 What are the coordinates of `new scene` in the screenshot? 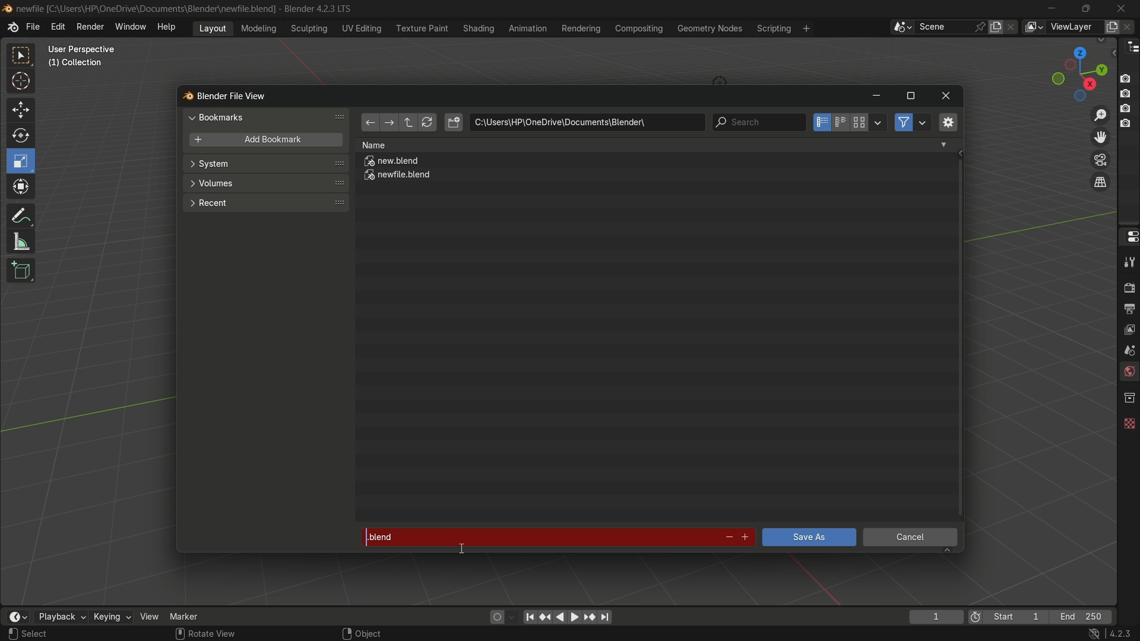 It's located at (998, 27).